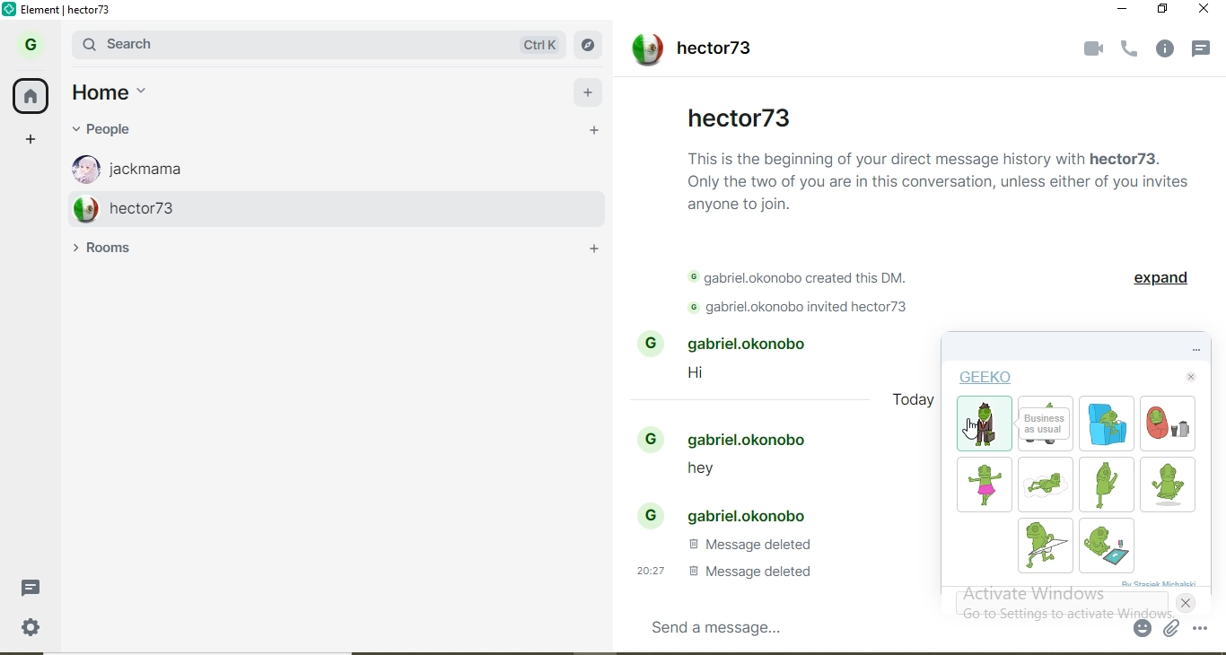  What do you see at coordinates (939, 179) in the screenshot?
I see `text 1` at bounding box center [939, 179].